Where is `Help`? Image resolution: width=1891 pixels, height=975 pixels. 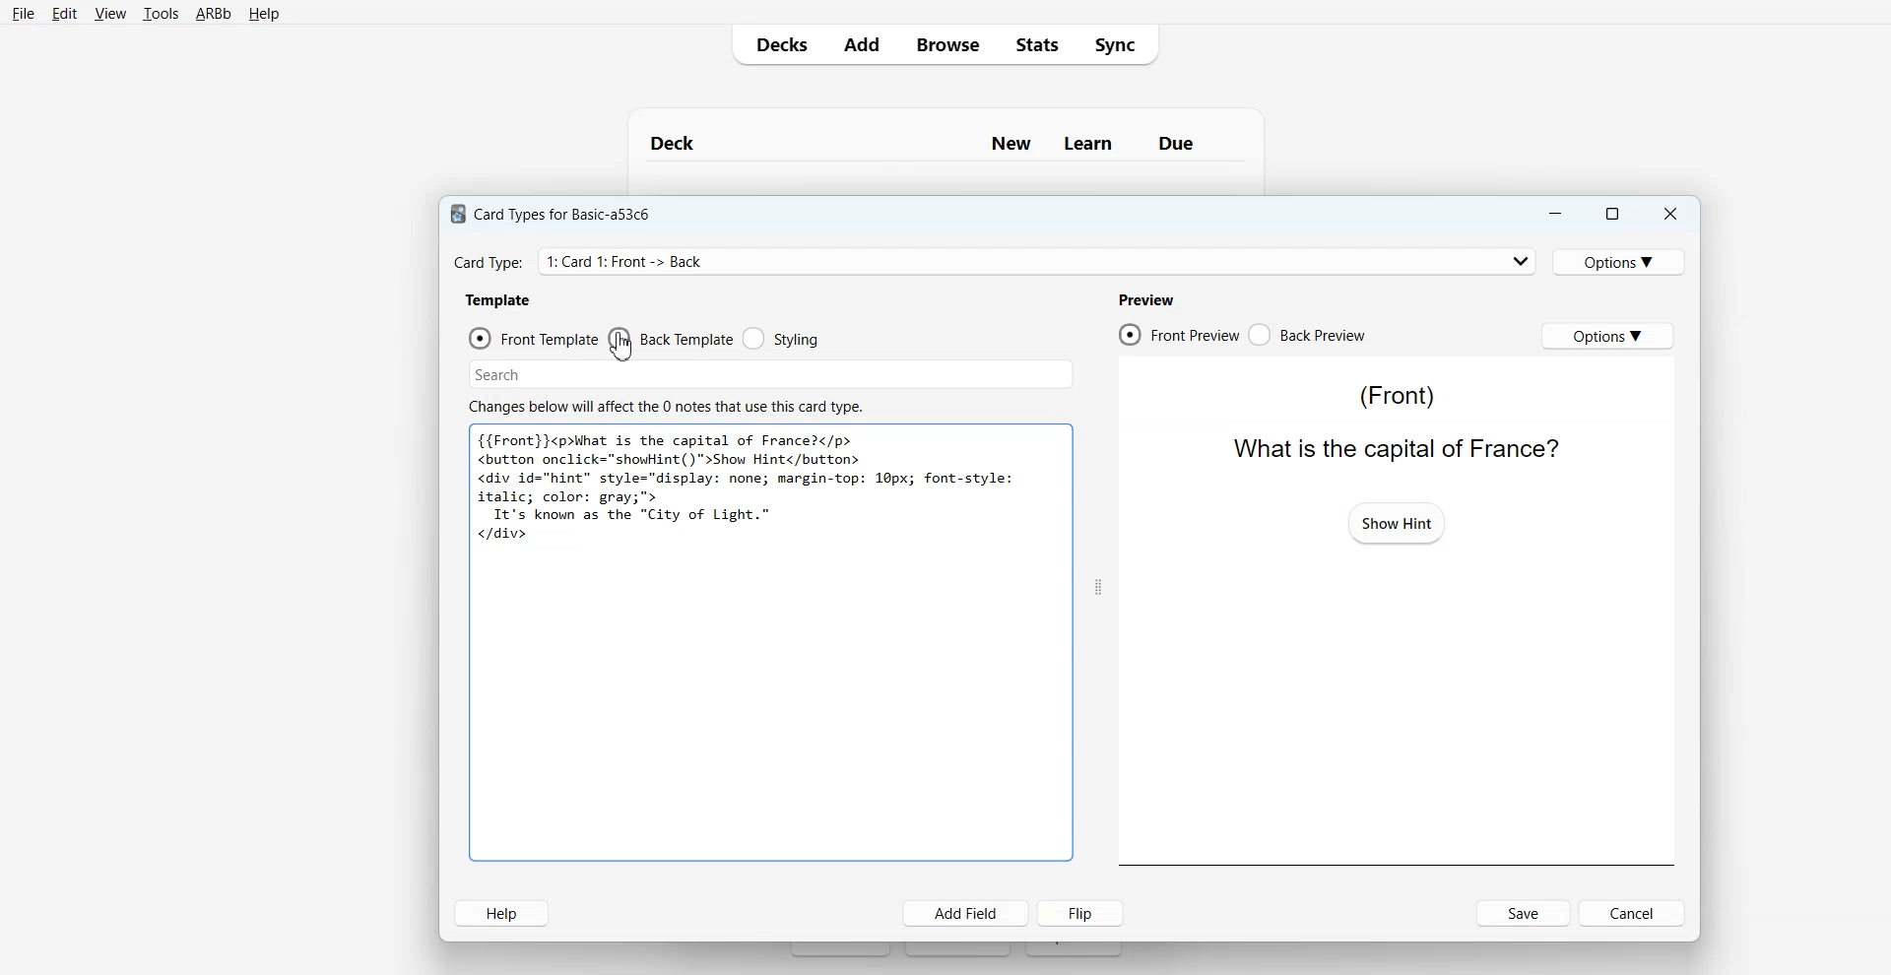 Help is located at coordinates (264, 15).